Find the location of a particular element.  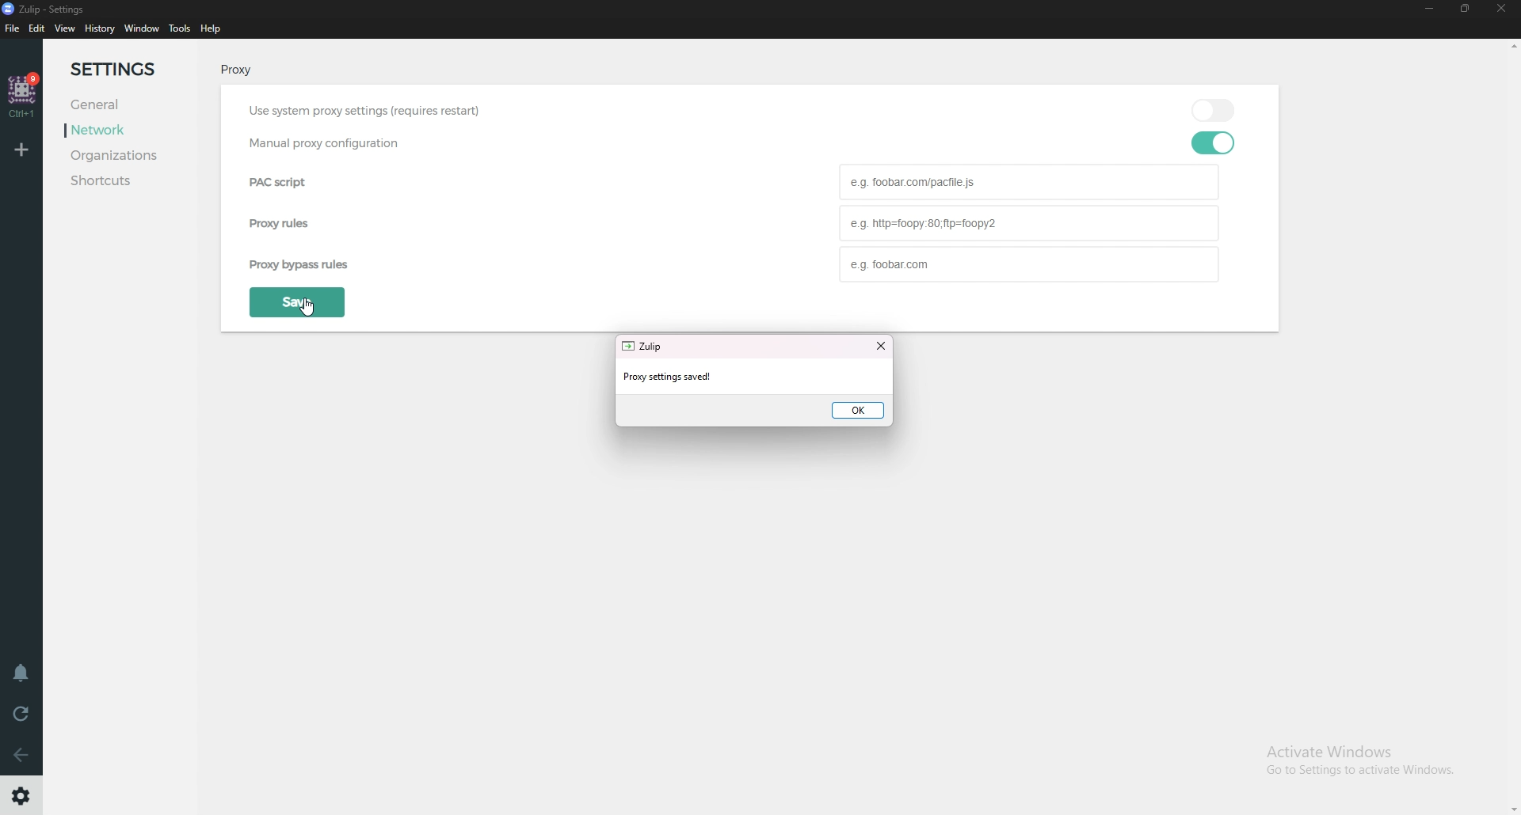

Cursor is located at coordinates (317, 312).